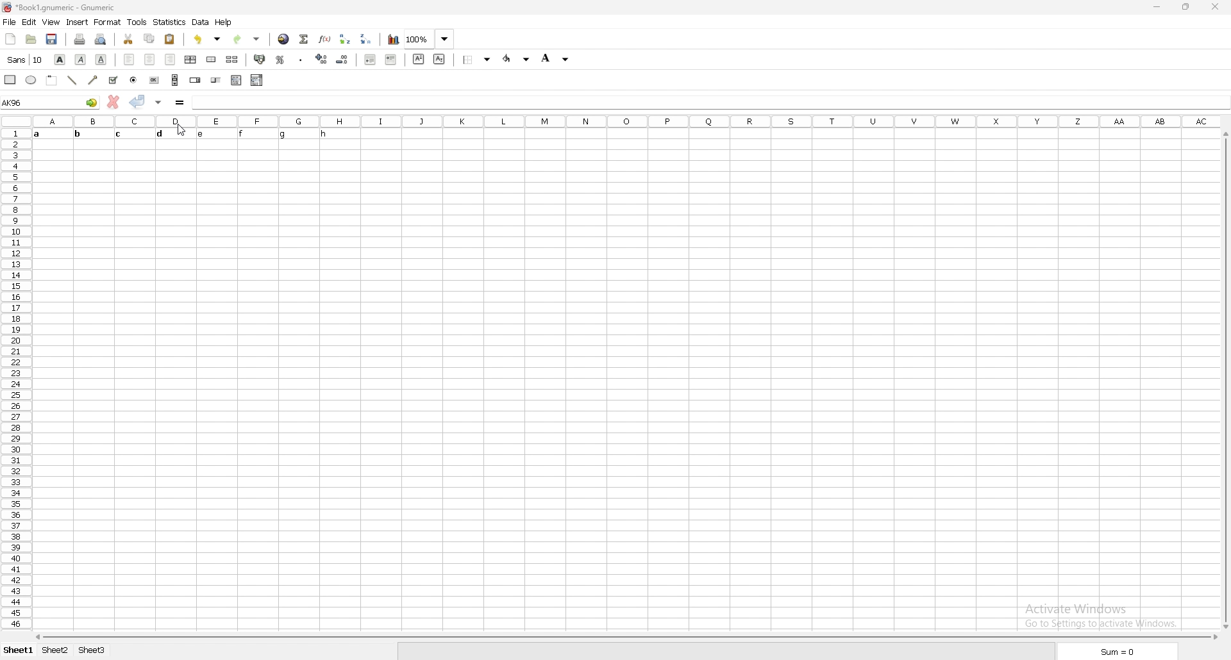 This screenshot has height=660, width=1231. Describe the element at coordinates (31, 39) in the screenshot. I see `open` at that location.